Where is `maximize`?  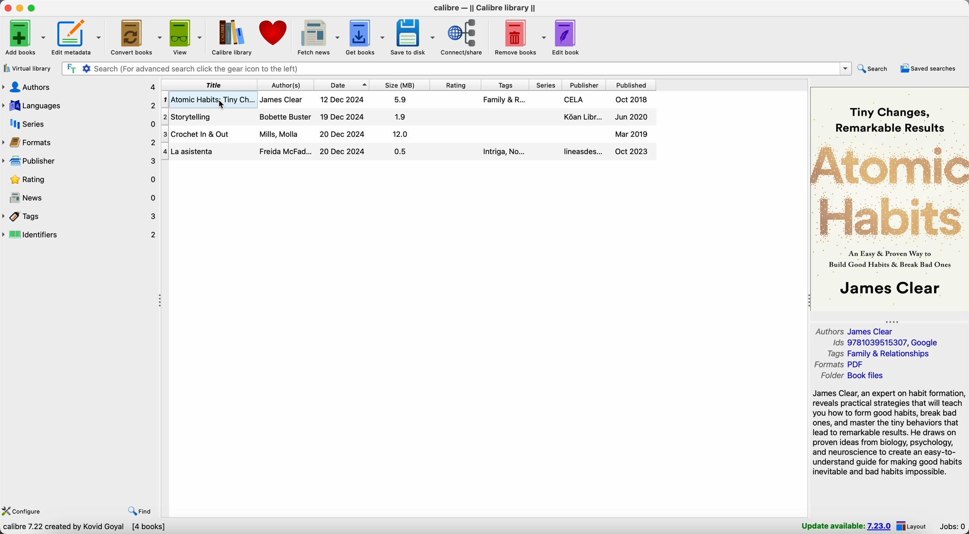
maximize is located at coordinates (33, 7).